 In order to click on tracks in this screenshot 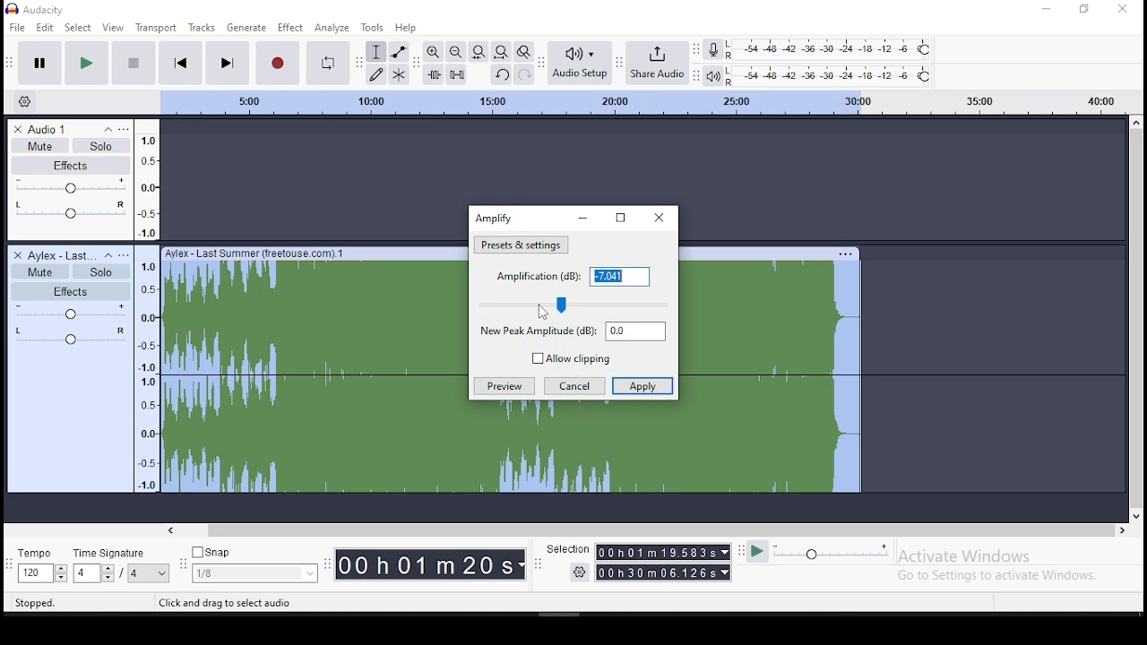, I will do `click(203, 27)`.